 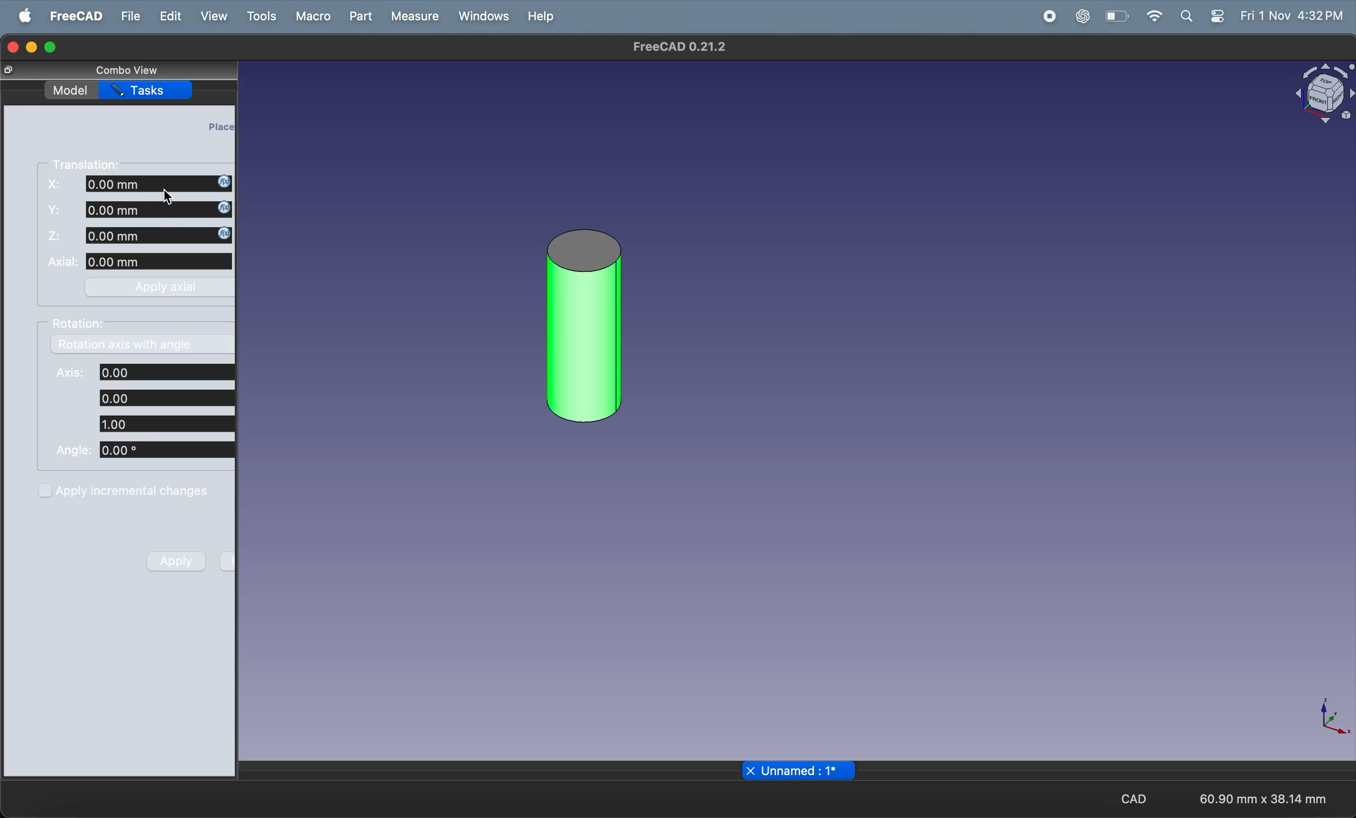 I want to click on record, so click(x=1046, y=16).